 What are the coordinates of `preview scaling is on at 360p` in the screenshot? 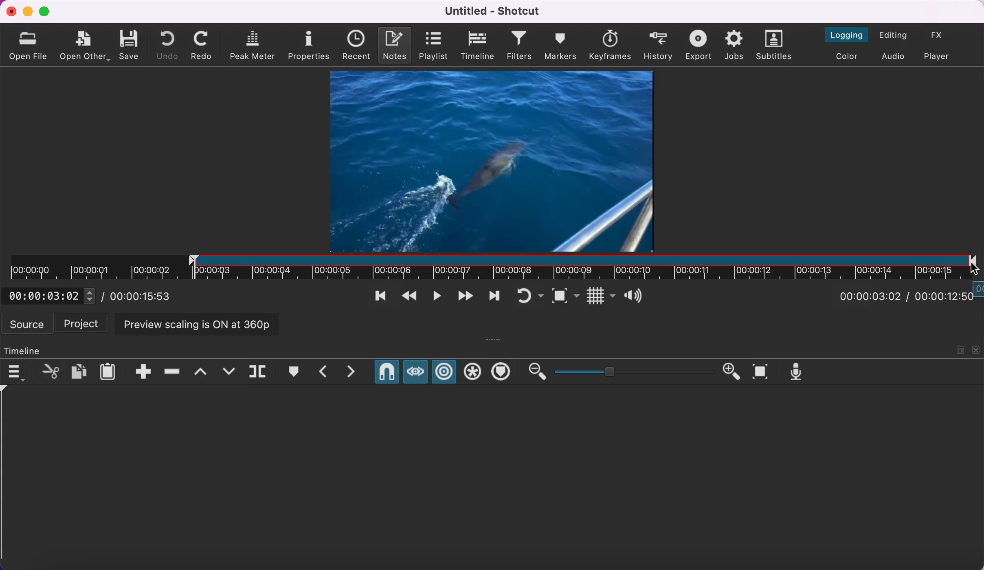 It's located at (197, 325).